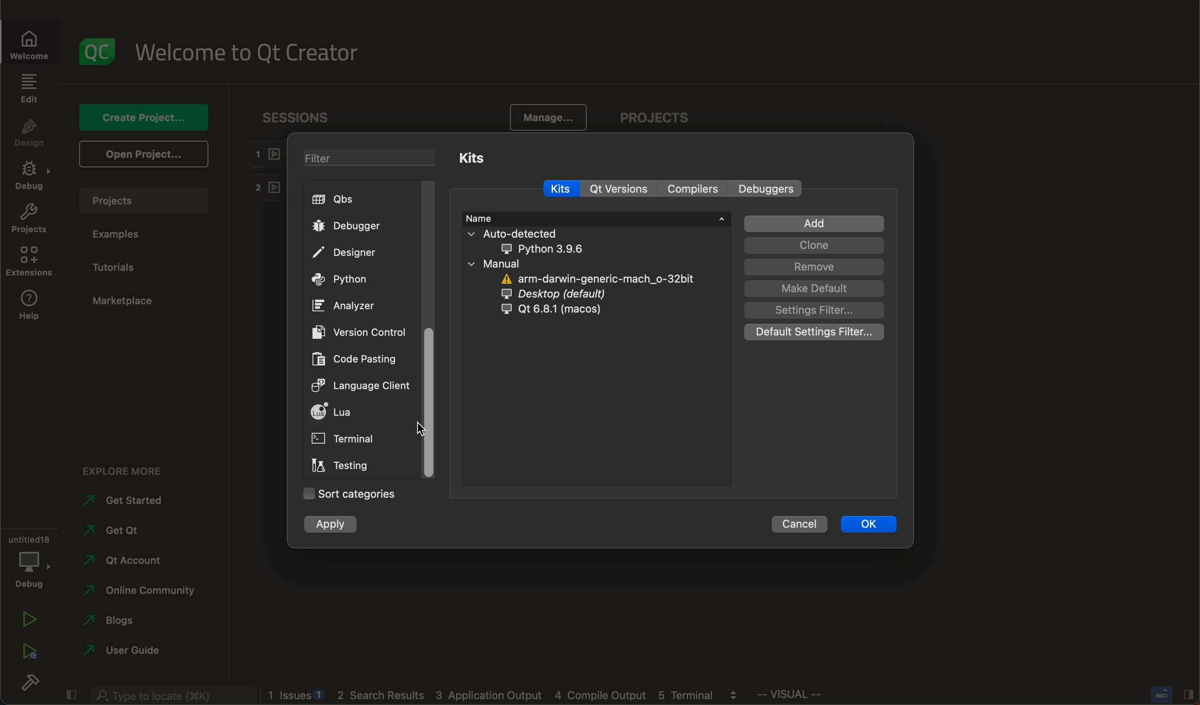 The image size is (1200, 705). Describe the element at coordinates (475, 157) in the screenshot. I see `kits` at that location.